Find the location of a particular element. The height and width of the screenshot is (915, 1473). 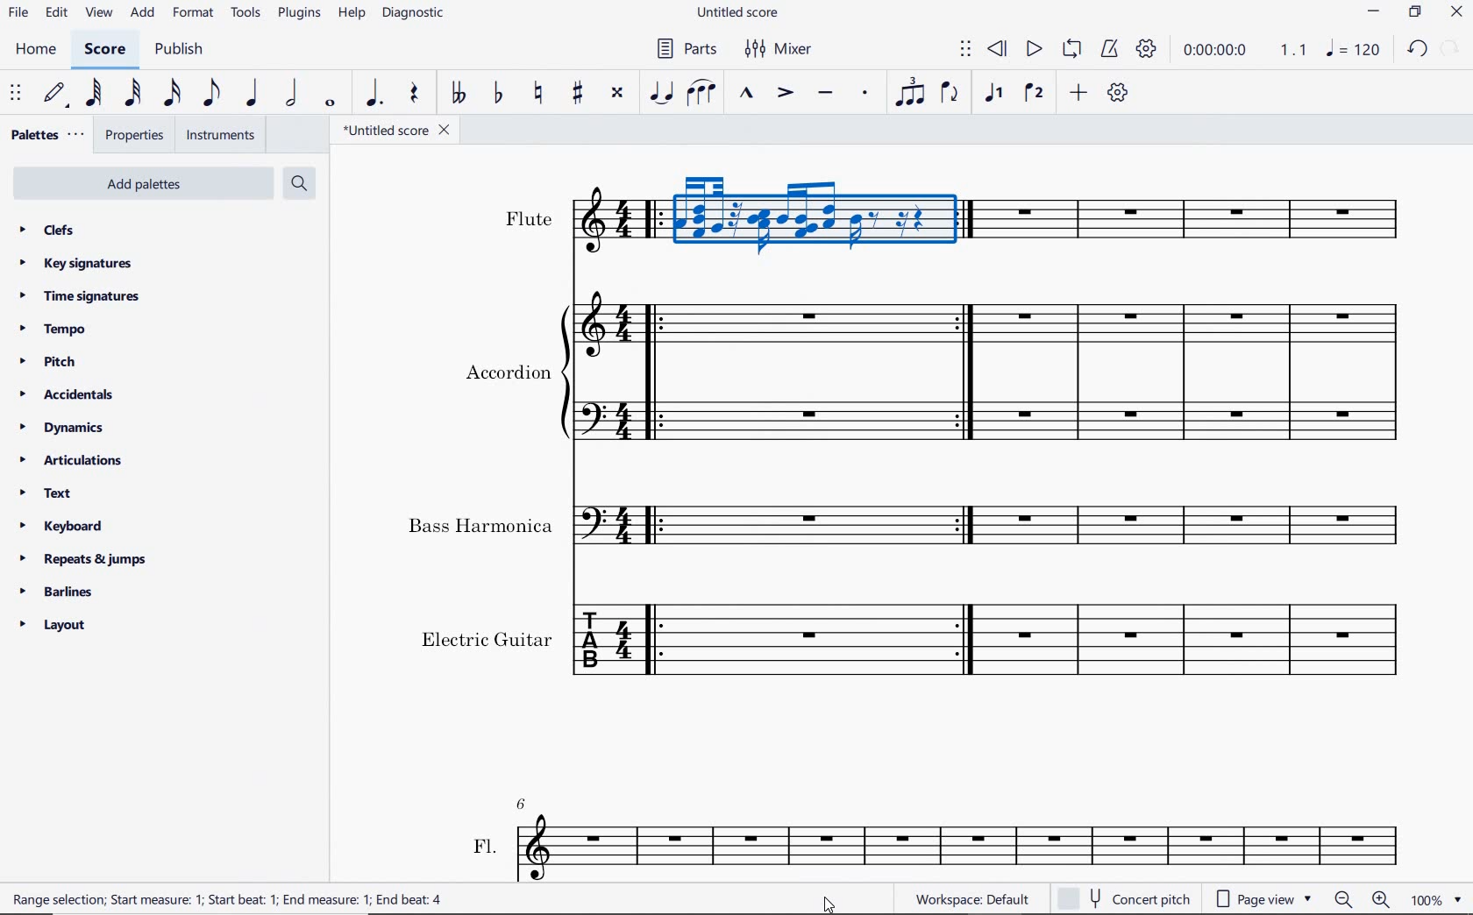

accidentals is located at coordinates (68, 394).